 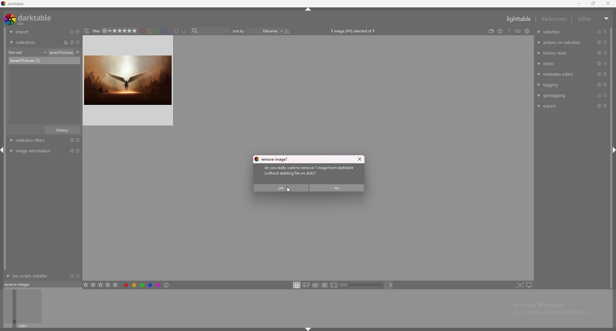 I want to click on lighttable, so click(x=517, y=19).